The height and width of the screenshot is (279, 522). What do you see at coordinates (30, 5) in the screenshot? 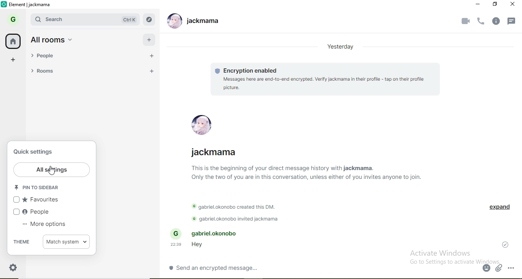
I see `element` at bounding box center [30, 5].